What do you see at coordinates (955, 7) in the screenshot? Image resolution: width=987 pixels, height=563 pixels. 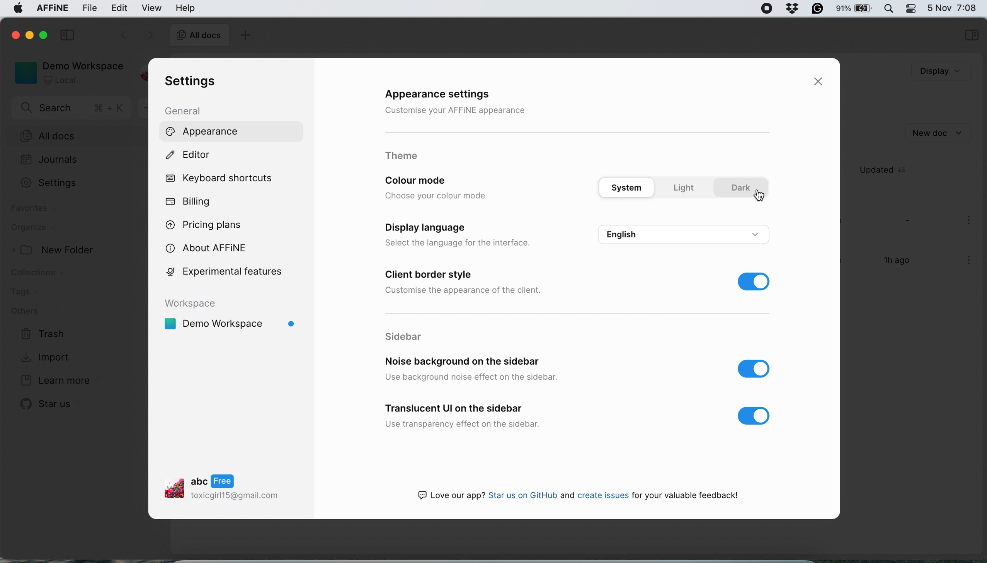 I see `date and time` at bounding box center [955, 7].